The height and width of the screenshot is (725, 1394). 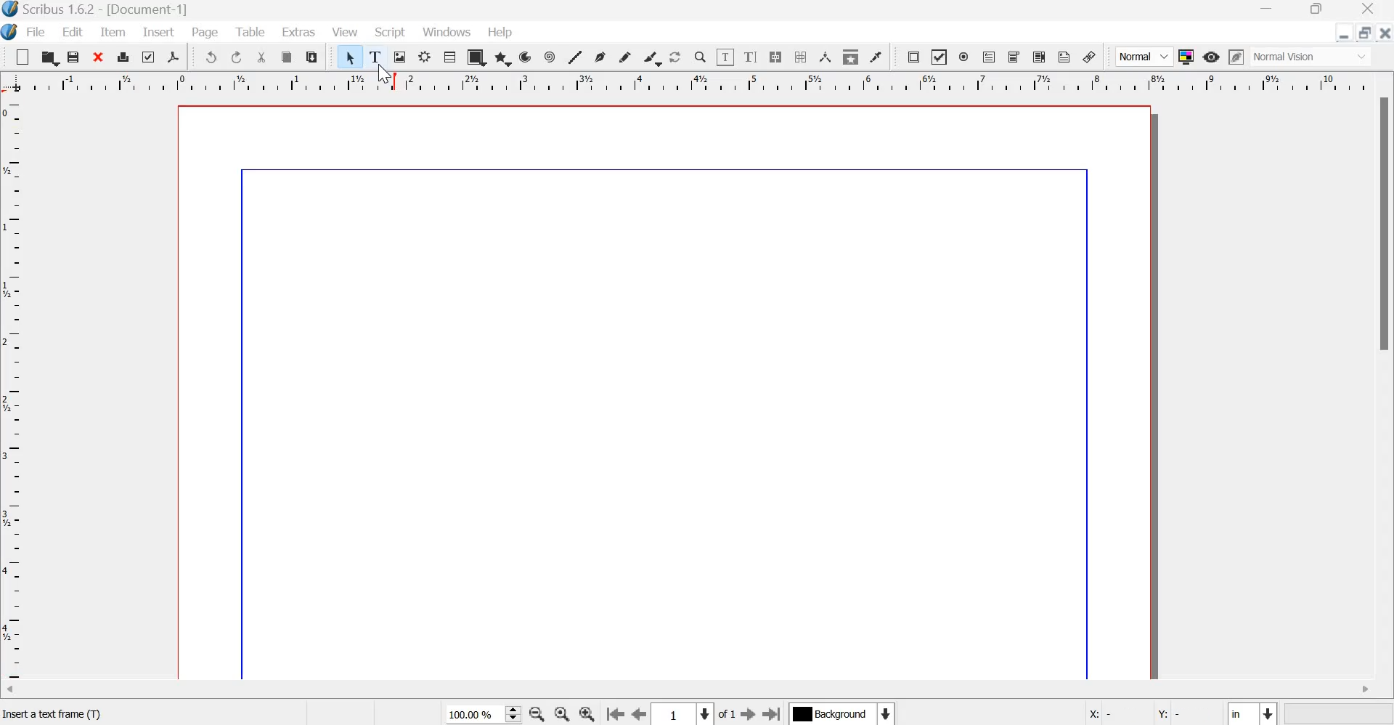 What do you see at coordinates (851, 56) in the screenshot?
I see `copy item properties` at bounding box center [851, 56].